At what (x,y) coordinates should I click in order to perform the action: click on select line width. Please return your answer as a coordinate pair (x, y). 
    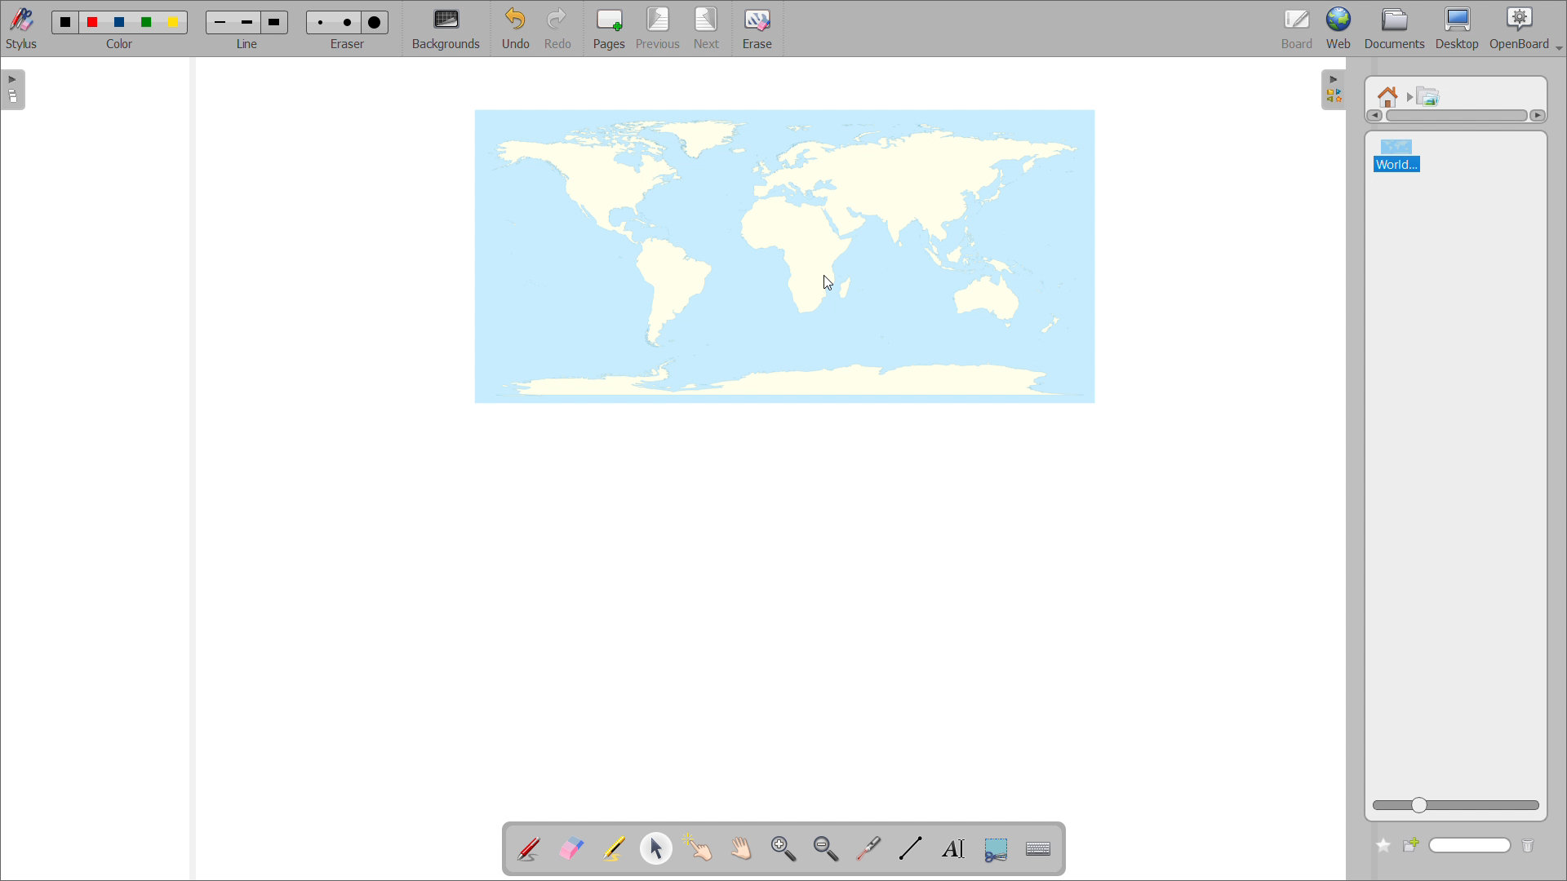
    Looking at the image, I should click on (247, 29).